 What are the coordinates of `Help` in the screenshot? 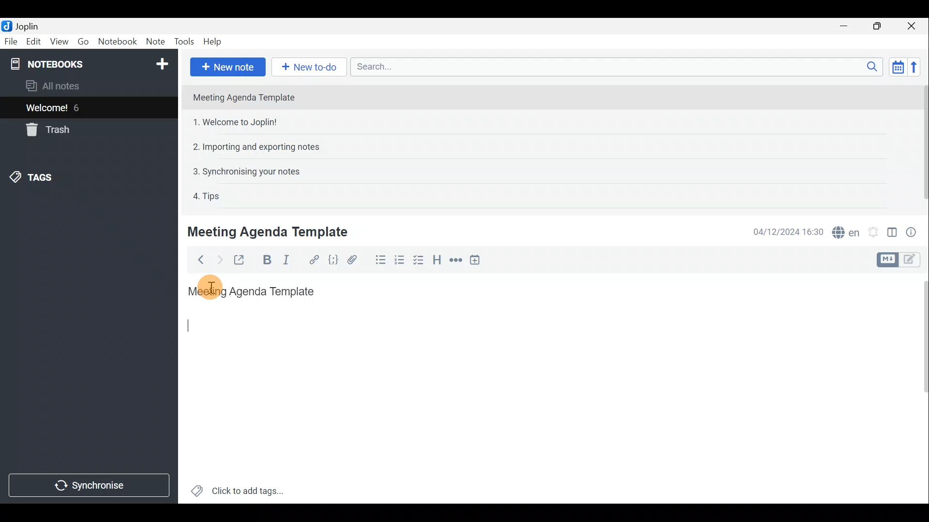 It's located at (214, 42).